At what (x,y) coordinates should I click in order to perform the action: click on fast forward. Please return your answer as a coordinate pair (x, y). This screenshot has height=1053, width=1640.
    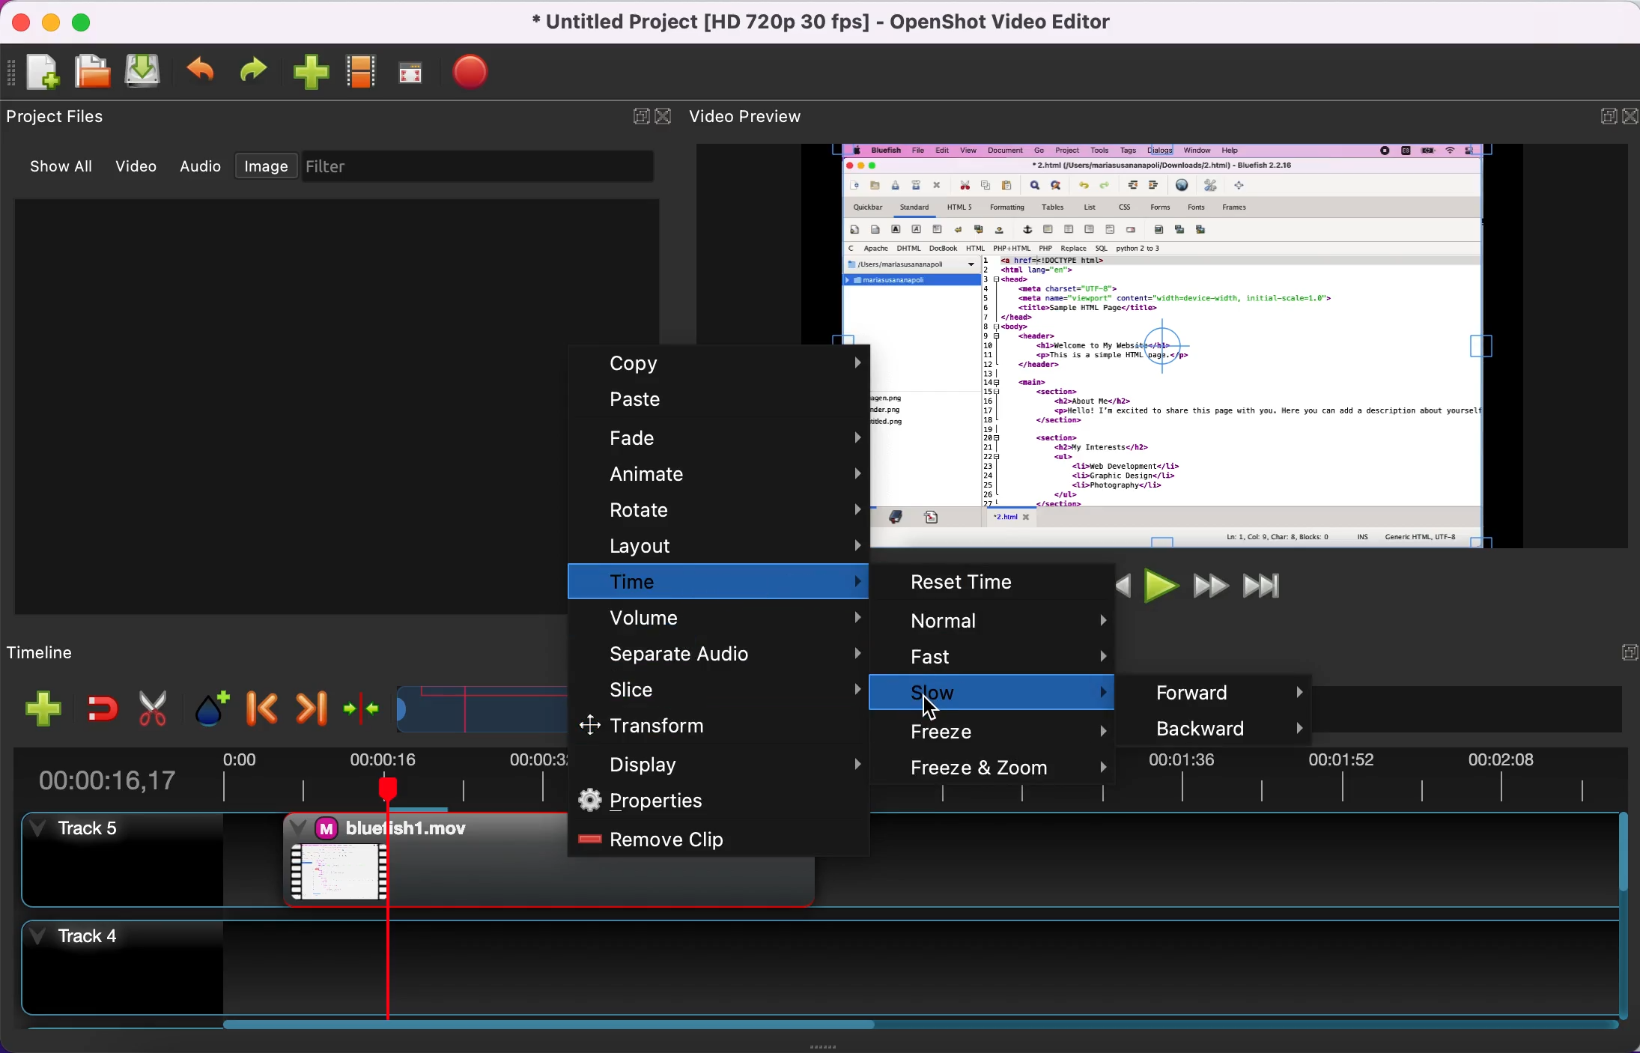
    Looking at the image, I should click on (1206, 585).